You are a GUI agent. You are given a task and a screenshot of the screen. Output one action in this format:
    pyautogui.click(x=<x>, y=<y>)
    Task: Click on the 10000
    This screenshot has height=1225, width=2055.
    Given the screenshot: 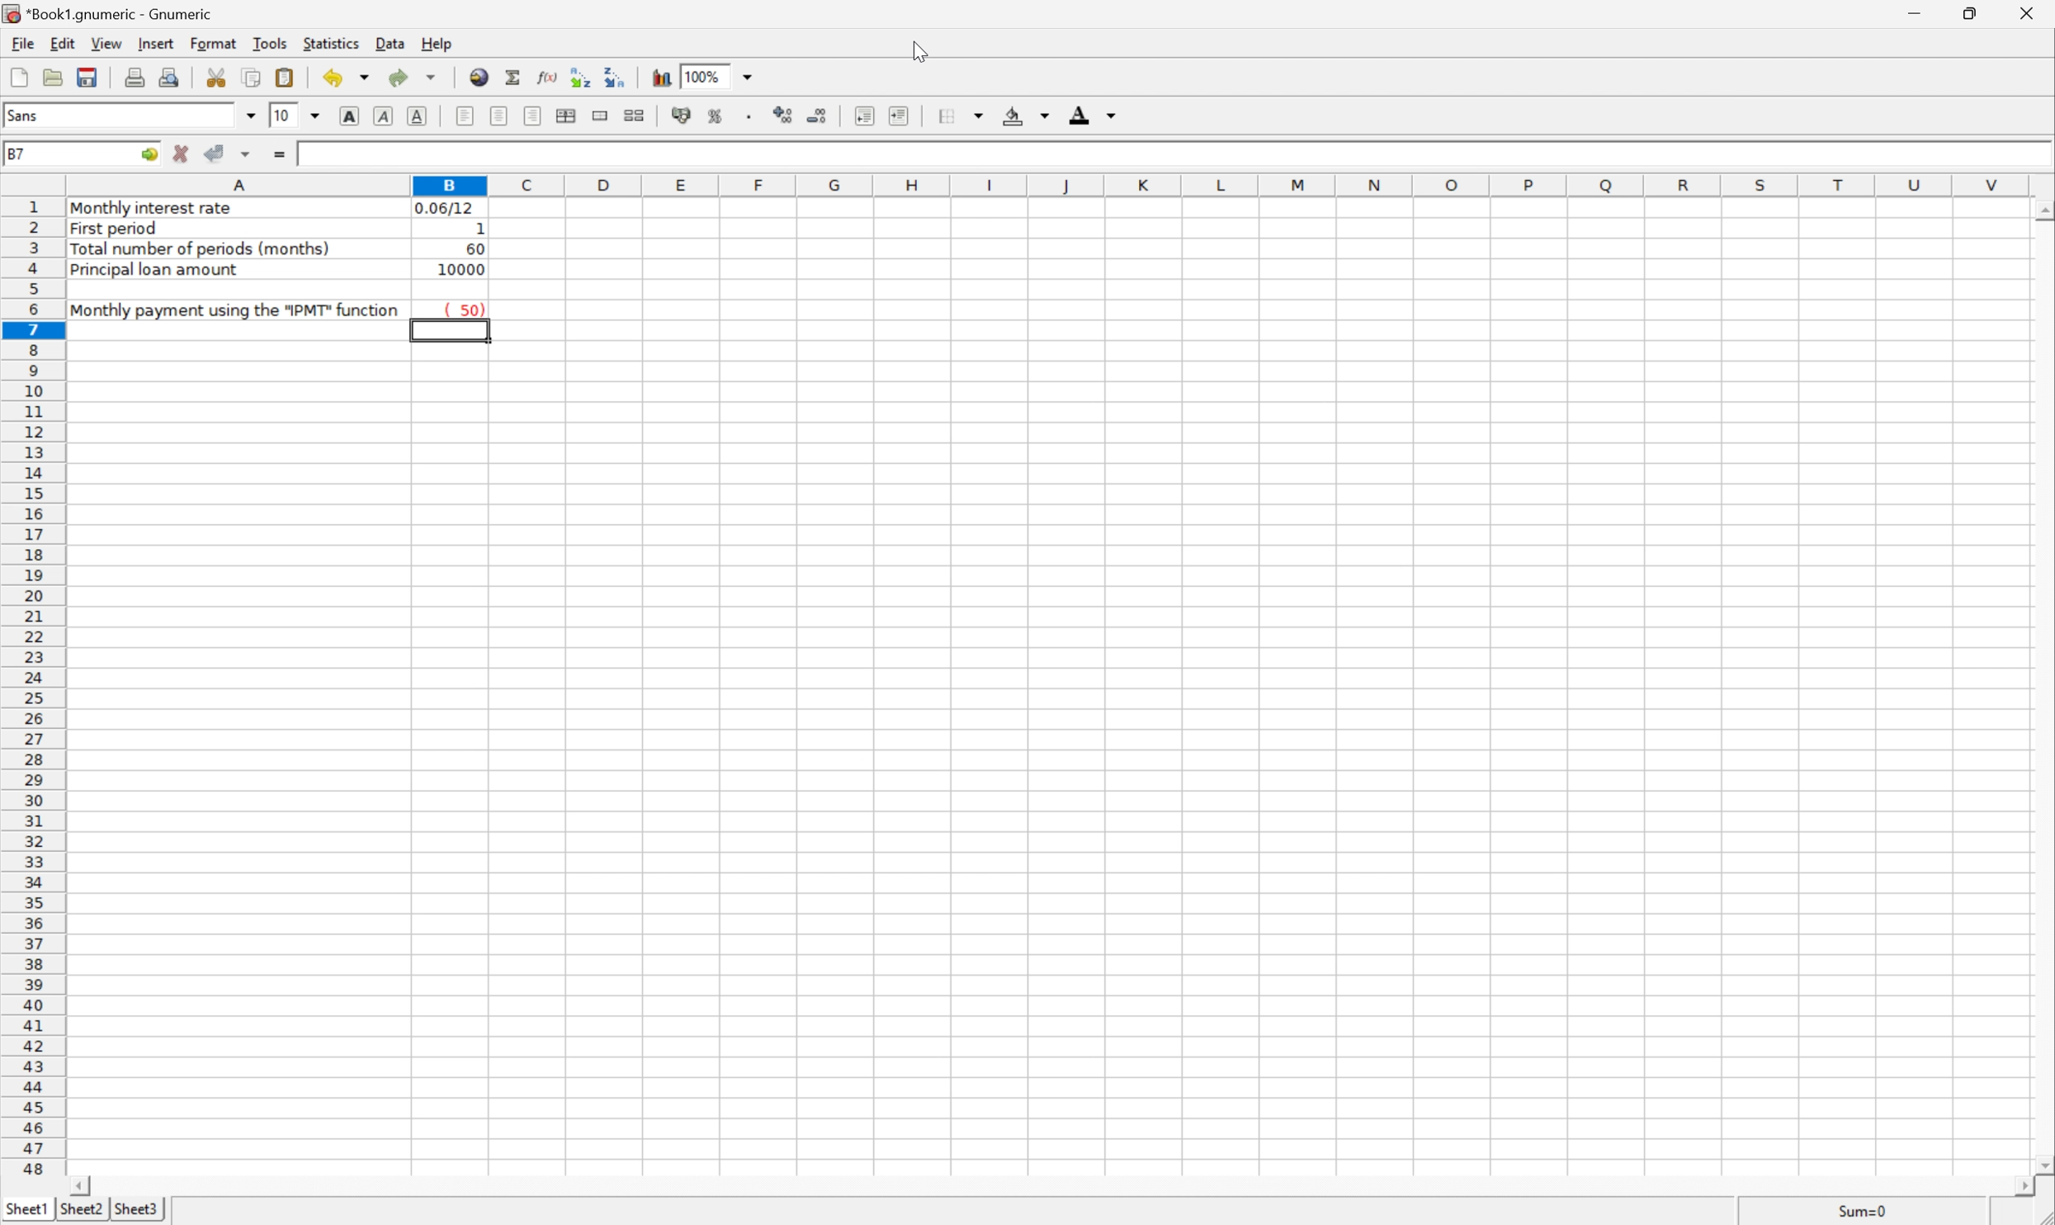 What is the action you would take?
    pyautogui.click(x=456, y=272)
    